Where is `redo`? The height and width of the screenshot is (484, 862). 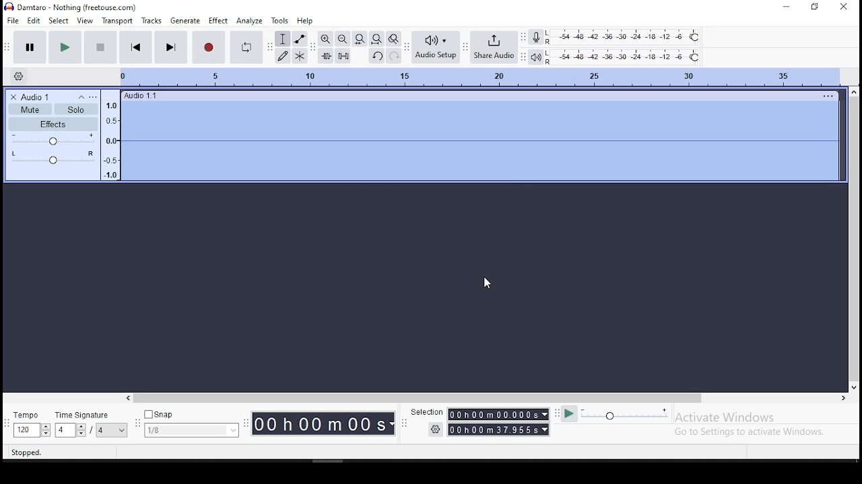
redo is located at coordinates (394, 56).